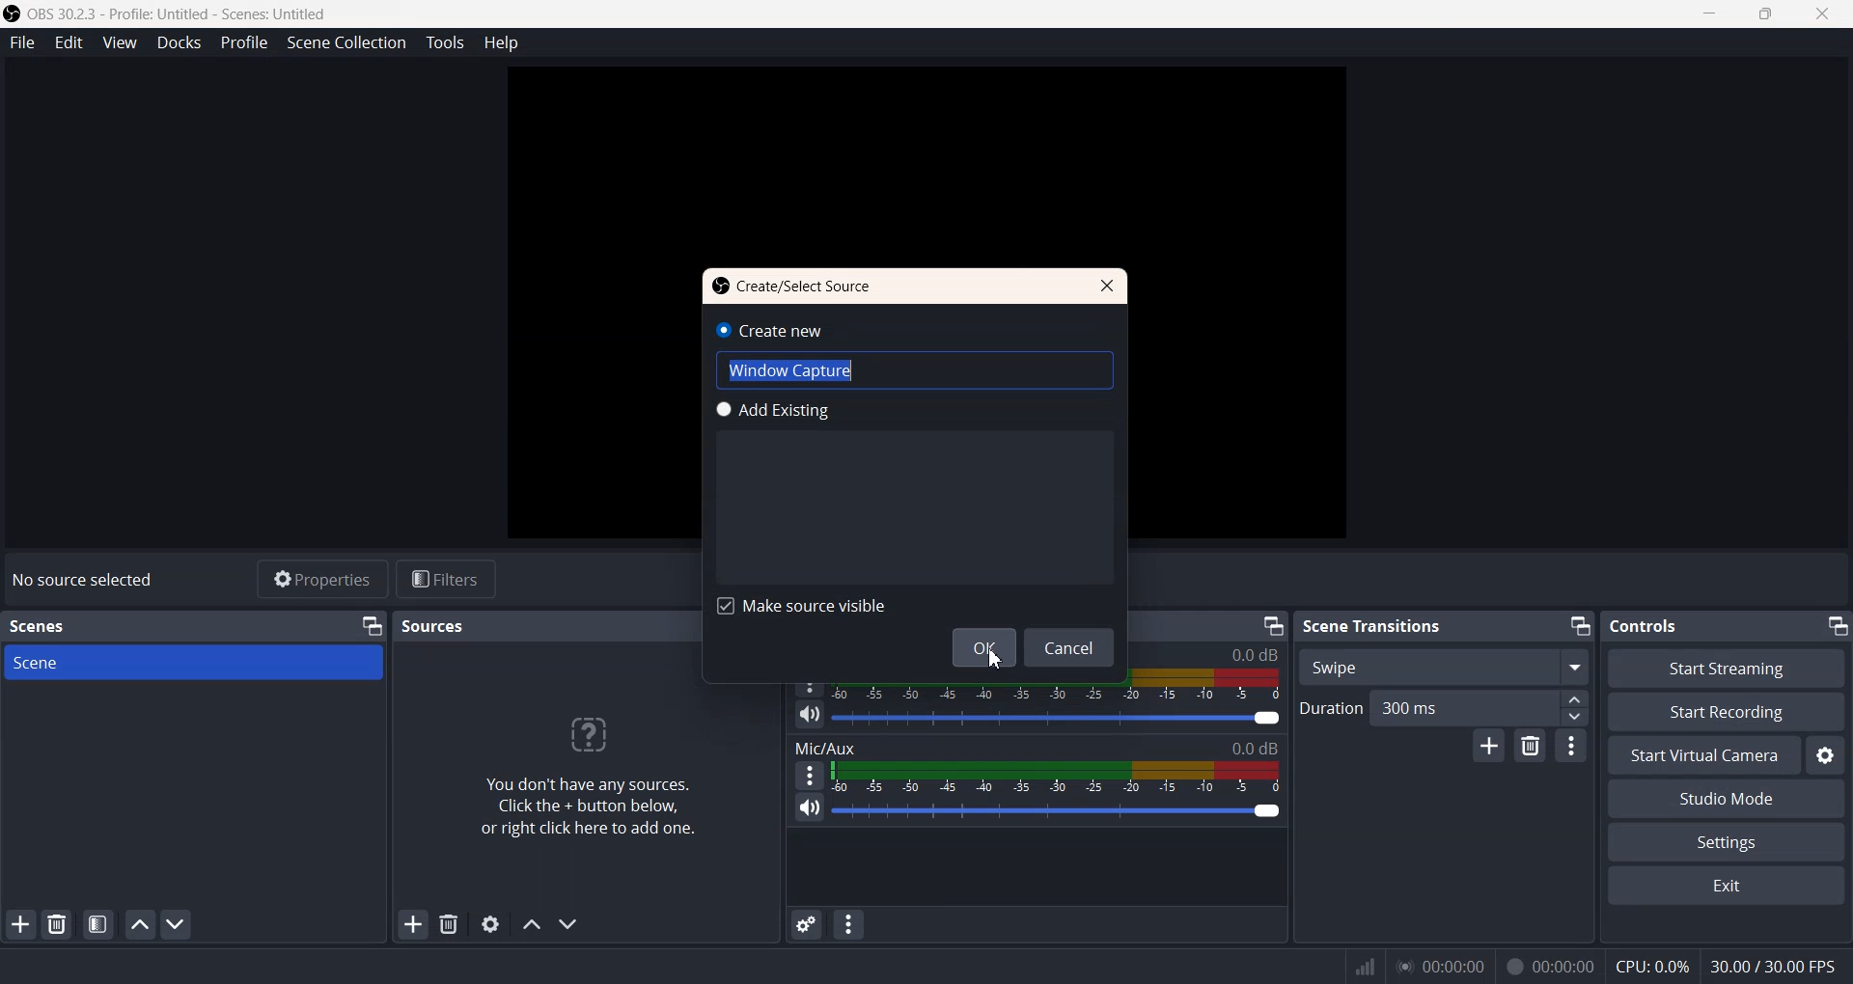  Describe the element at coordinates (810, 716) in the screenshot. I see `Mute/ Unmute` at that location.